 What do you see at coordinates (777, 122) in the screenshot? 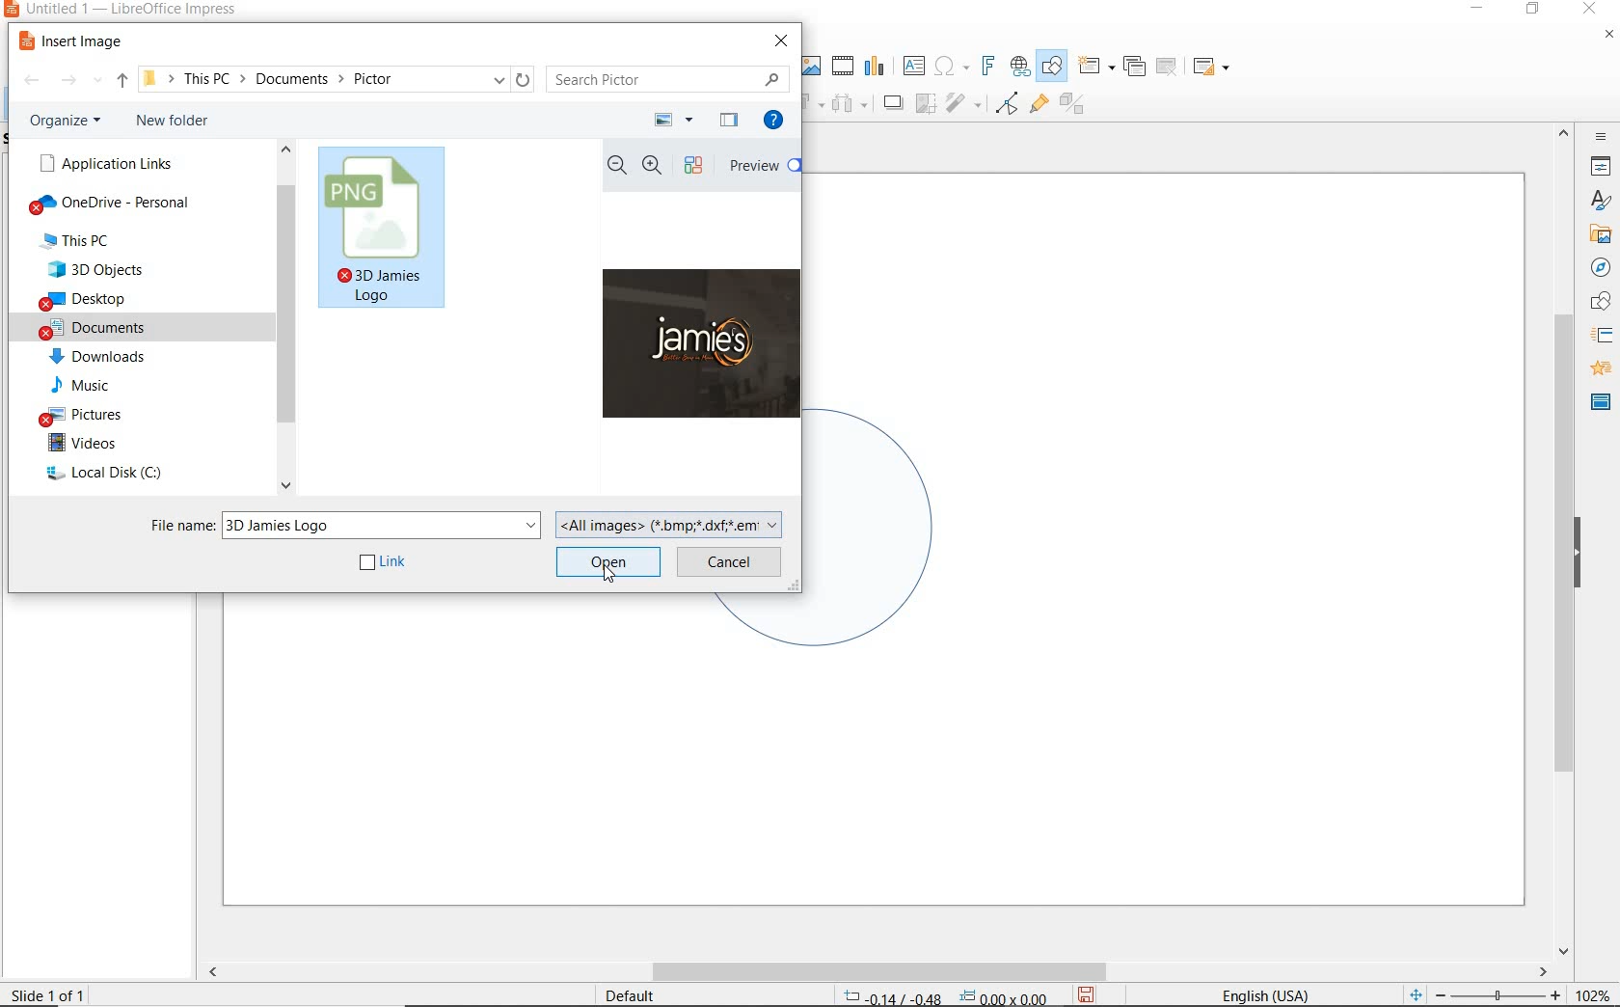
I see `help` at bounding box center [777, 122].